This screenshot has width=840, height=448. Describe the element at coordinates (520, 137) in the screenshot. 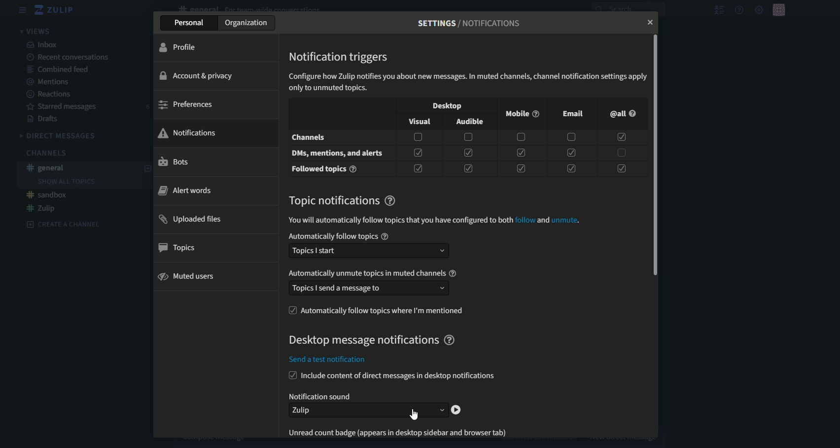

I see `checkbox` at that location.